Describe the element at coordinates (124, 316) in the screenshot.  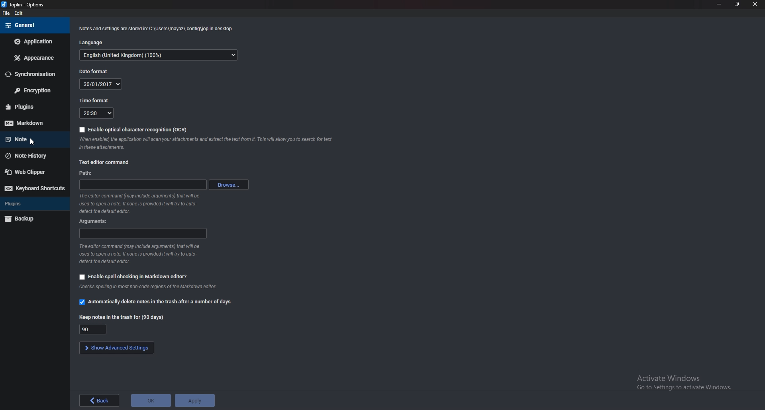
I see `Keep notes in the trash for` at that location.